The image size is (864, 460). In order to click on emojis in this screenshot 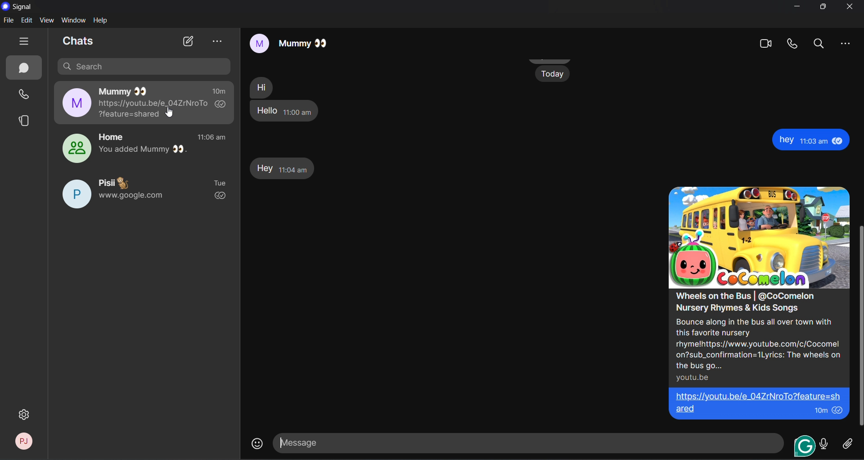, I will do `click(256, 444)`.